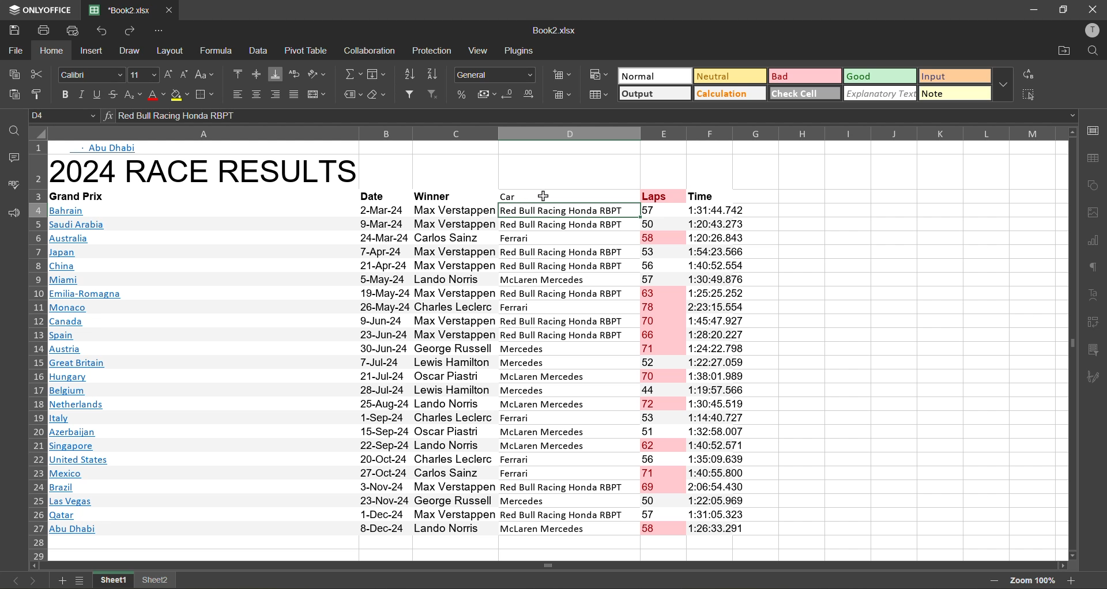 The image size is (1107, 589). What do you see at coordinates (238, 93) in the screenshot?
I see `align left` at bounding box center [238, 93].